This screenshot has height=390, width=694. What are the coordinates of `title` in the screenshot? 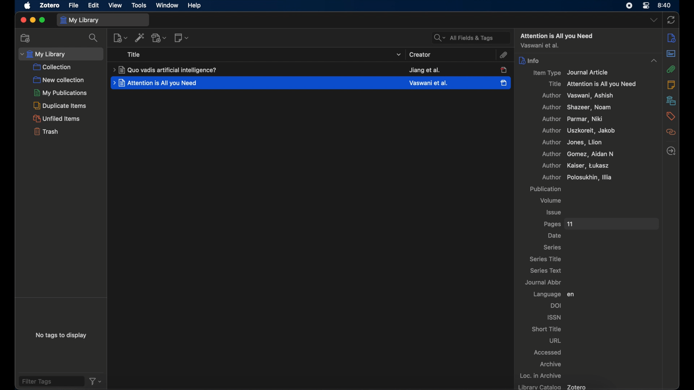 It's located at (165, 70).